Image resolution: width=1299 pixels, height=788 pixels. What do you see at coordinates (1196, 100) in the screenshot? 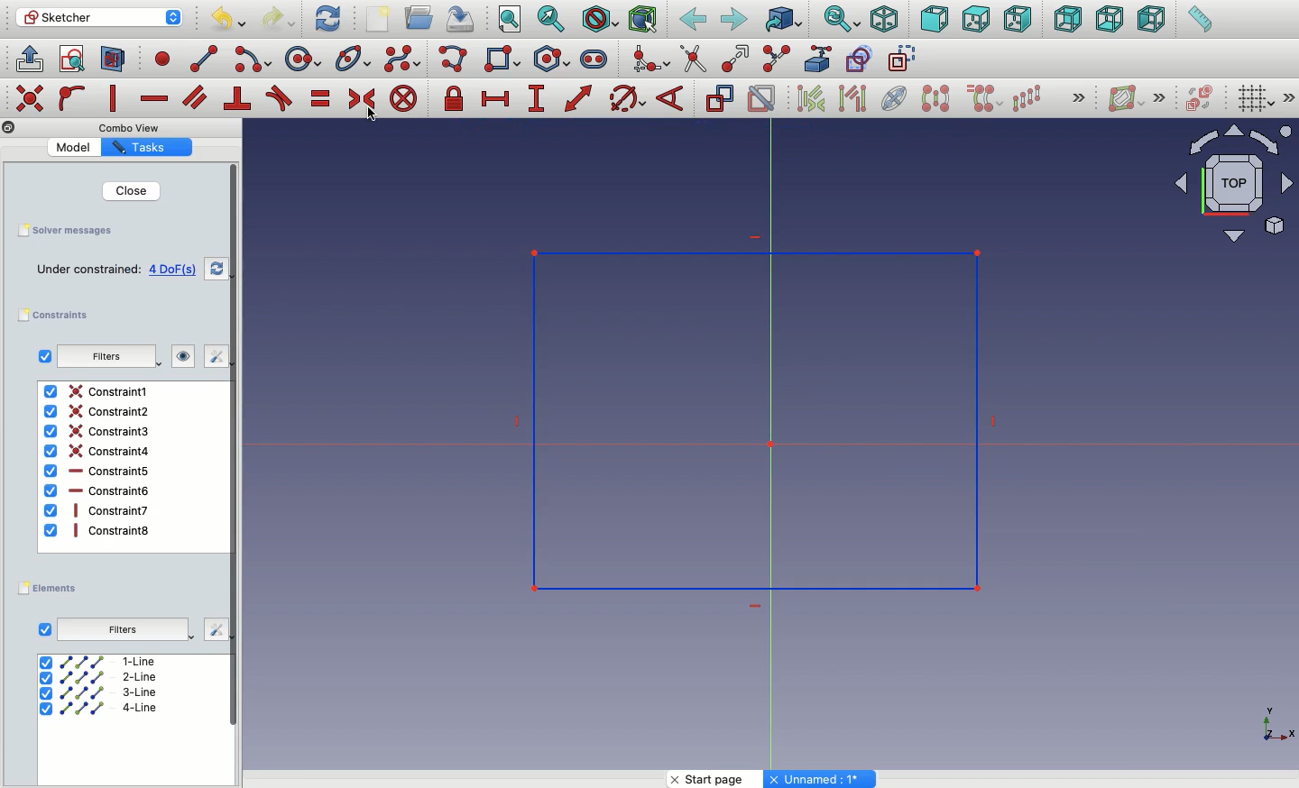
I see `Switch virtual place` at bounding box center [1196, 100].